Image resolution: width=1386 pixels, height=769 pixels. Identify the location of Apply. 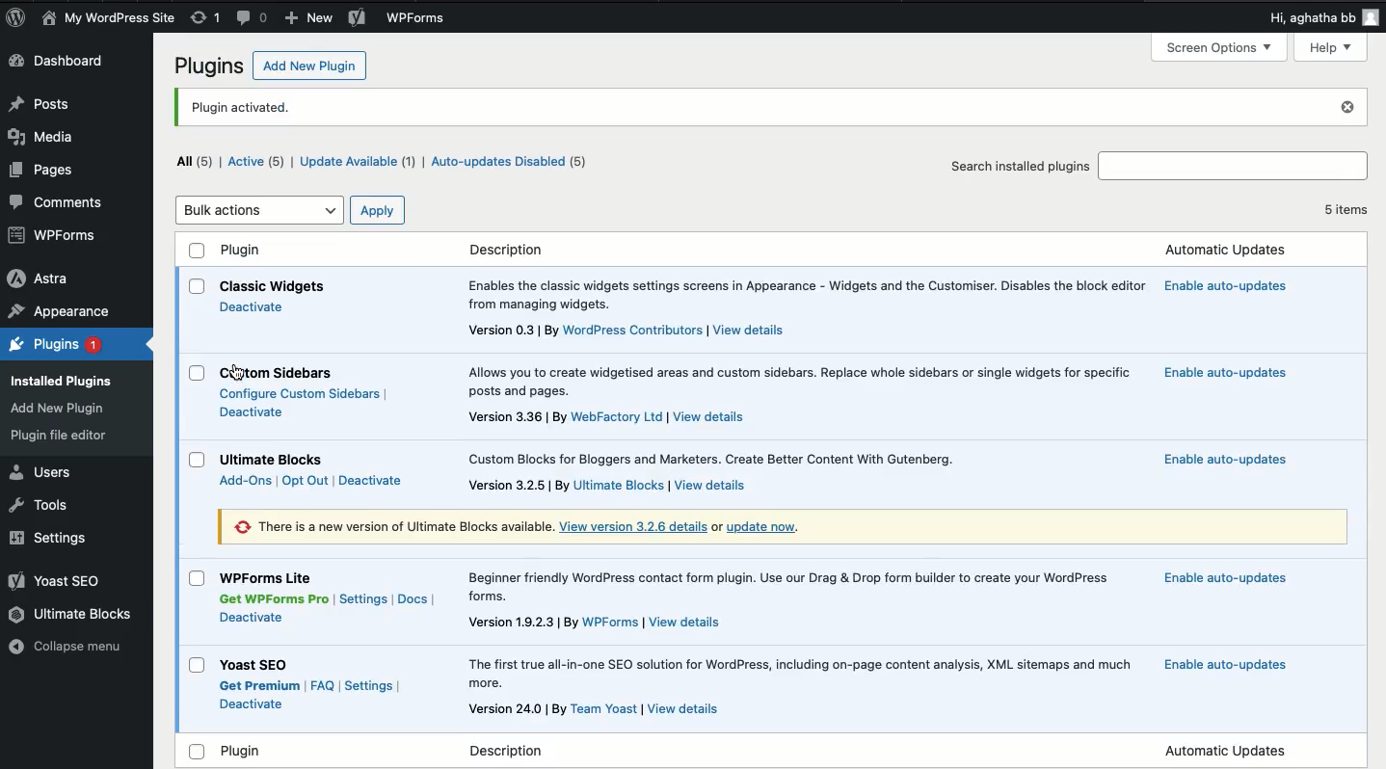
(377, 209).